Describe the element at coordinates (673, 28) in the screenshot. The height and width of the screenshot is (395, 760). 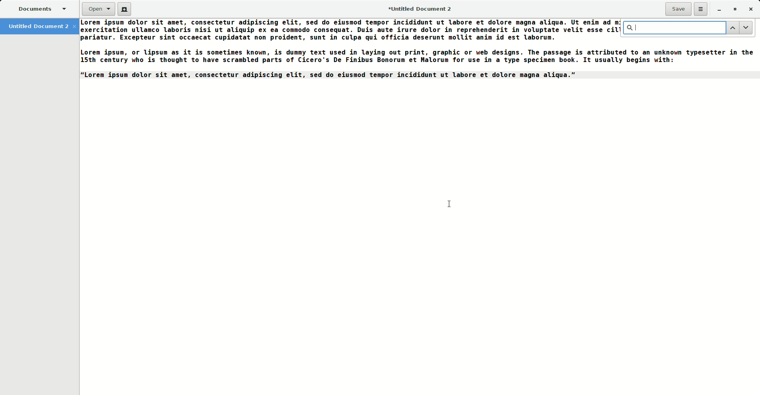
I see `Find bar` at that location.